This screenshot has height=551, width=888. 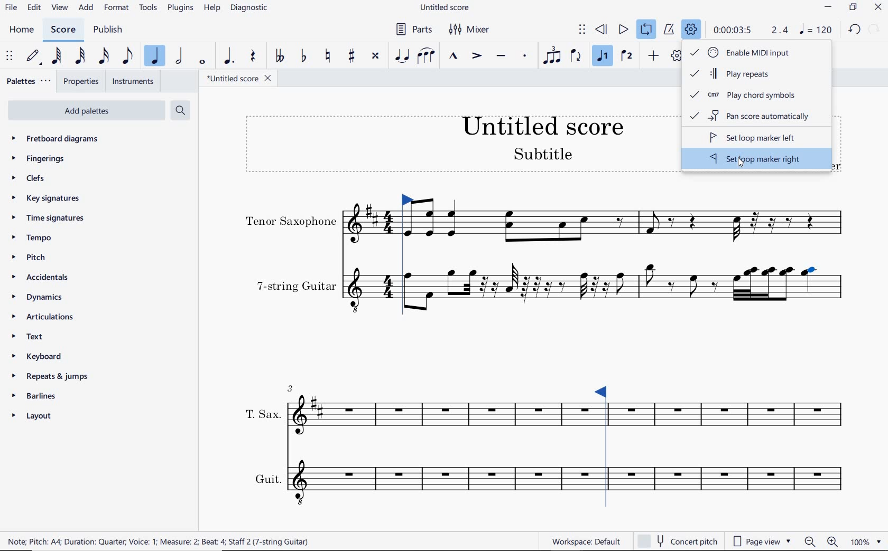 I want to click on TEMPO, so click(x=31, y=237).